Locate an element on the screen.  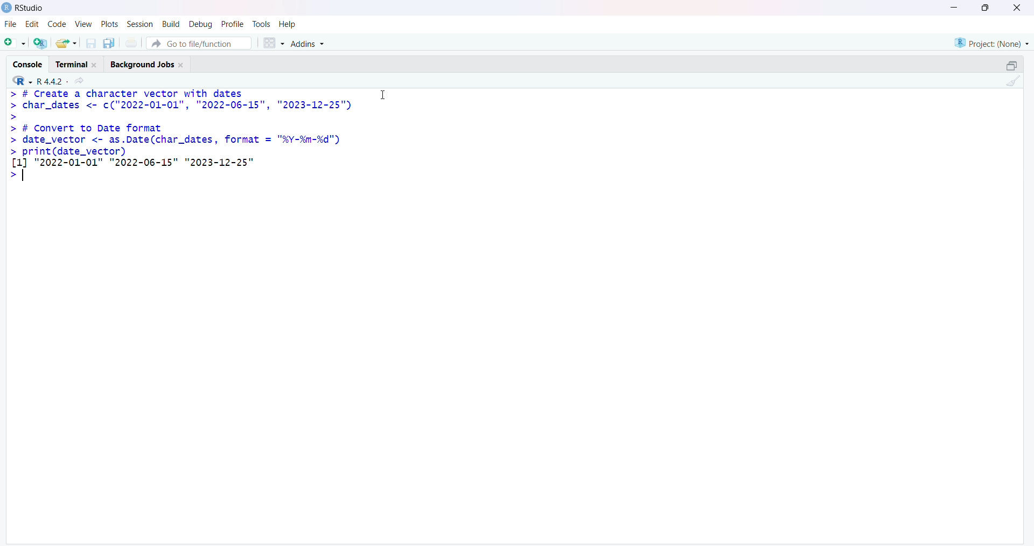
Print the current file is located at coordinates (135, 42).